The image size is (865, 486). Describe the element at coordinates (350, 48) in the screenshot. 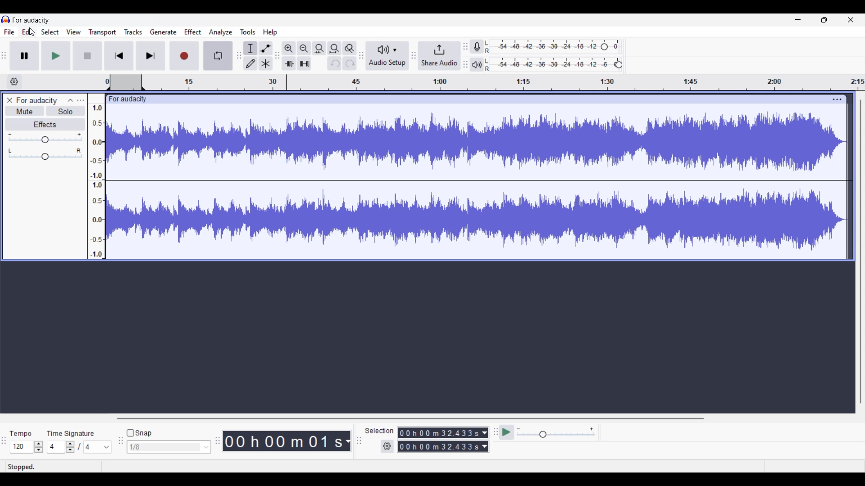

I see `Zoom toggle` at that location.